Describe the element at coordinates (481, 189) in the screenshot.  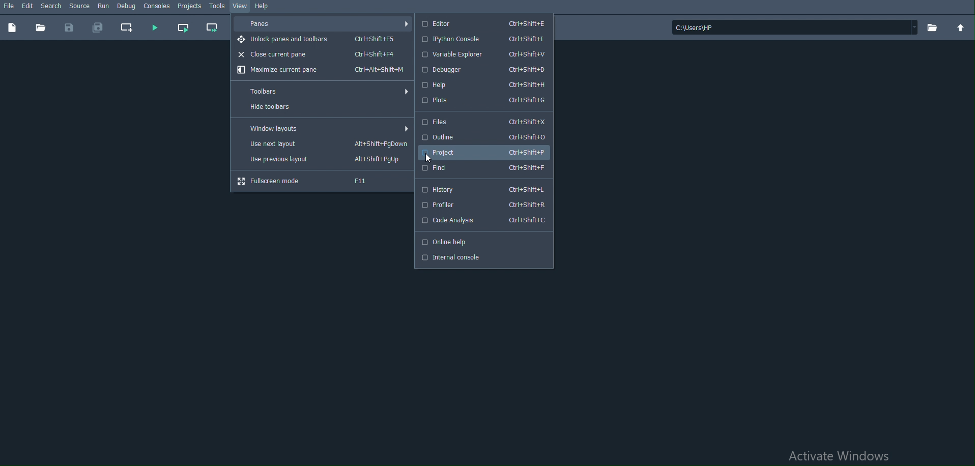
I see `History` at that location.